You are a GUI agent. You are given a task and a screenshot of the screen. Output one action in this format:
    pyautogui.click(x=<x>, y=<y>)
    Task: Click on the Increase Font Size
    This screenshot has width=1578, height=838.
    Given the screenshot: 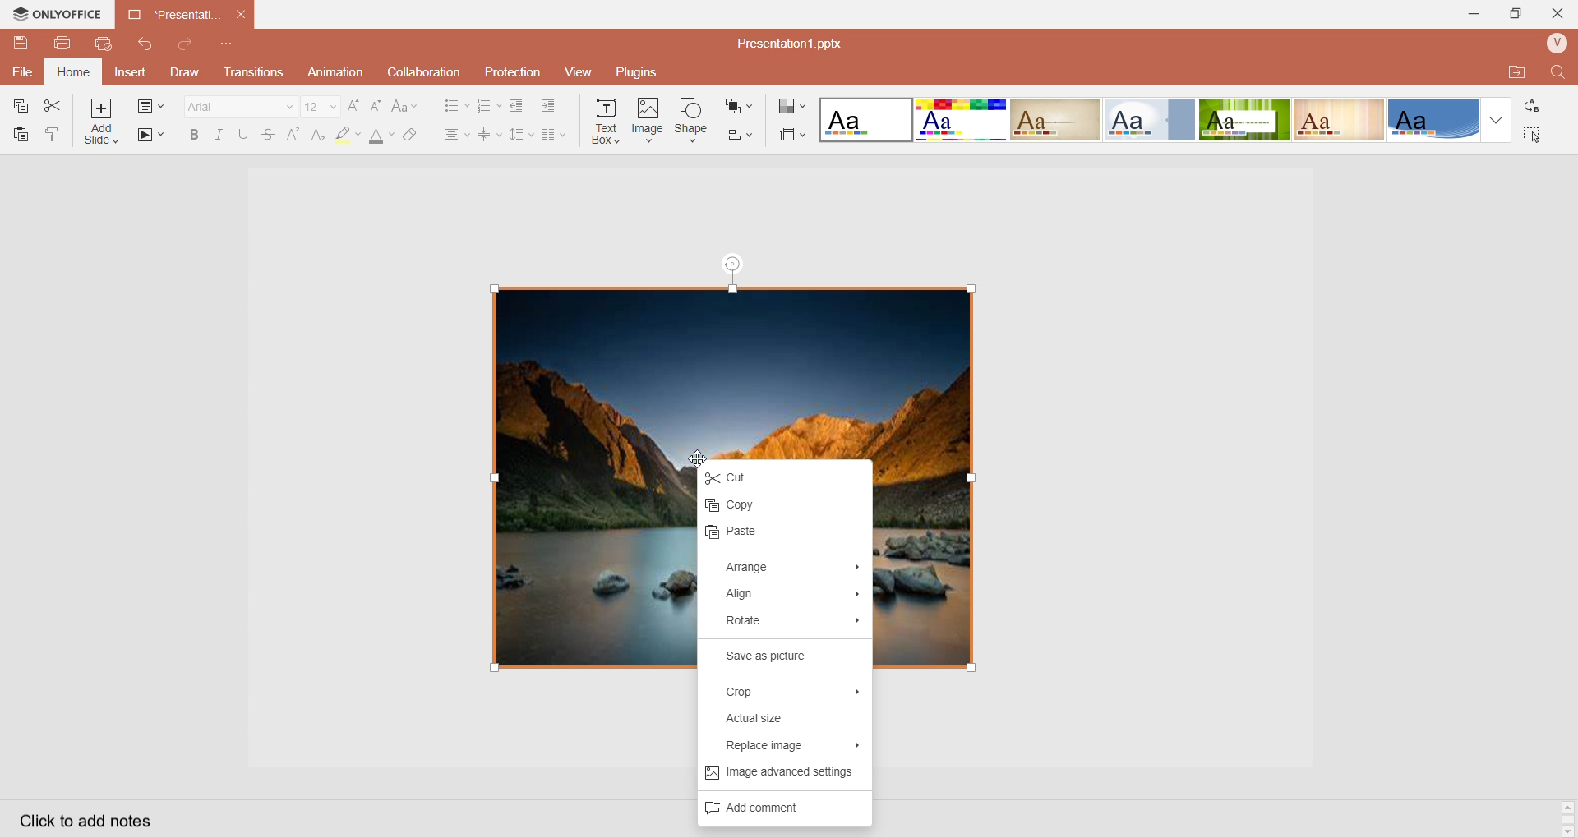 What is the action you would take?
    pyautogui.click(x=353, y=104)
    